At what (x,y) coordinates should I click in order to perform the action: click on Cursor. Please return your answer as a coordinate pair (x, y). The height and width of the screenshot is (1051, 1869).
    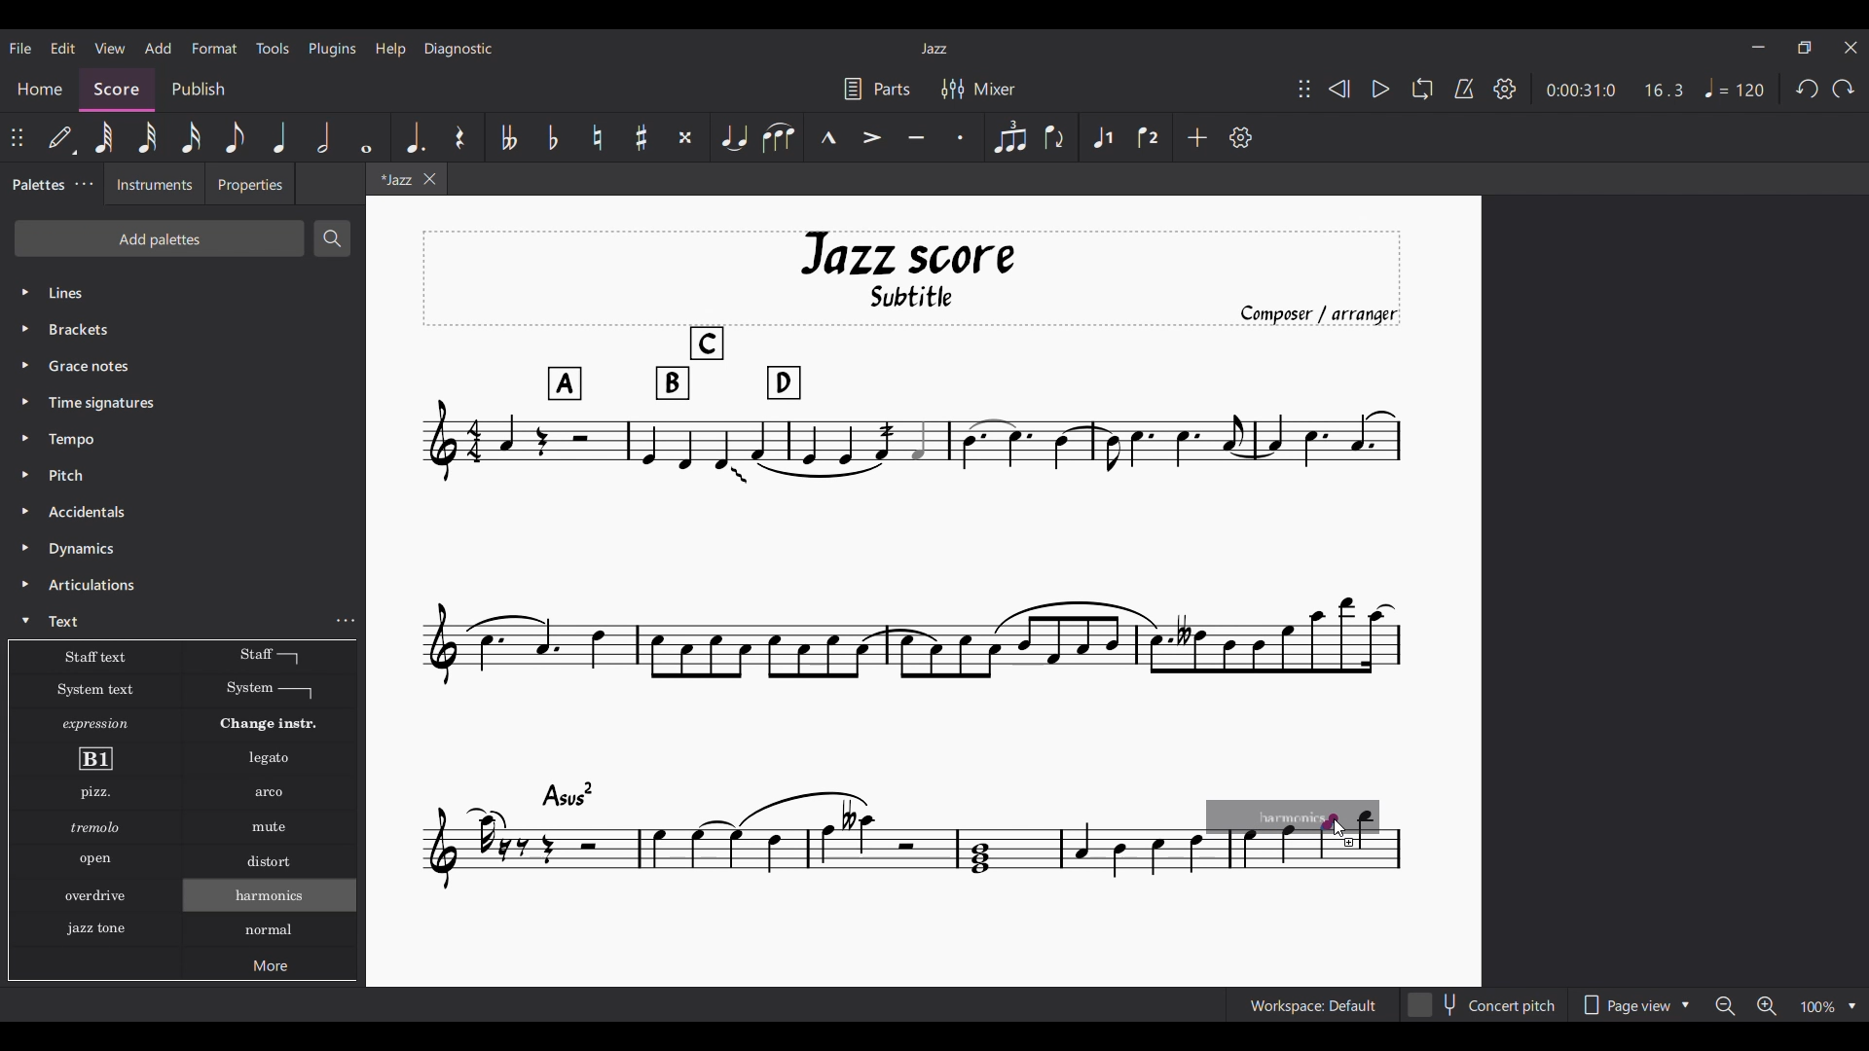
    Looking at the image, I should click on (1341, 828).